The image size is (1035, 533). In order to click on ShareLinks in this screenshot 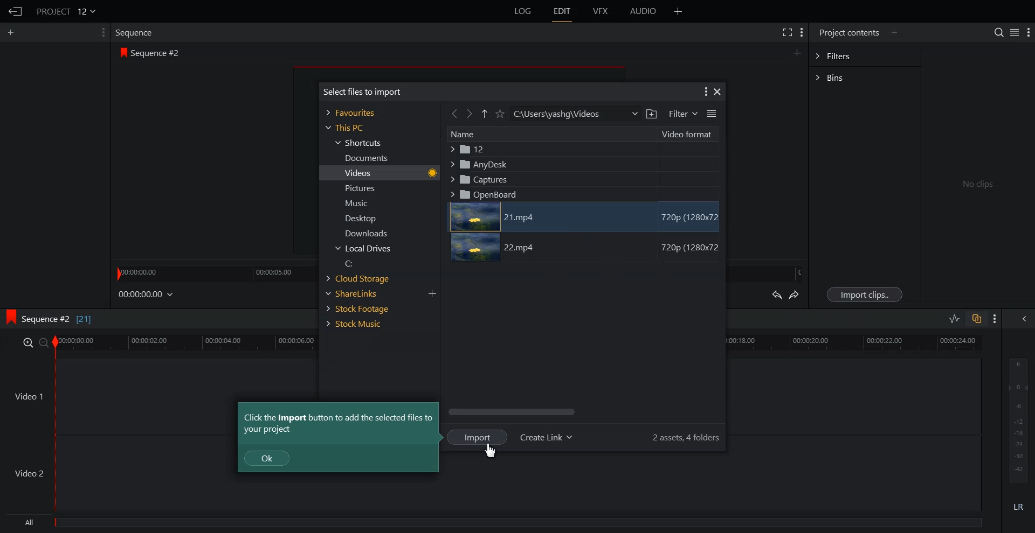, I will do `click(363, 293)`.